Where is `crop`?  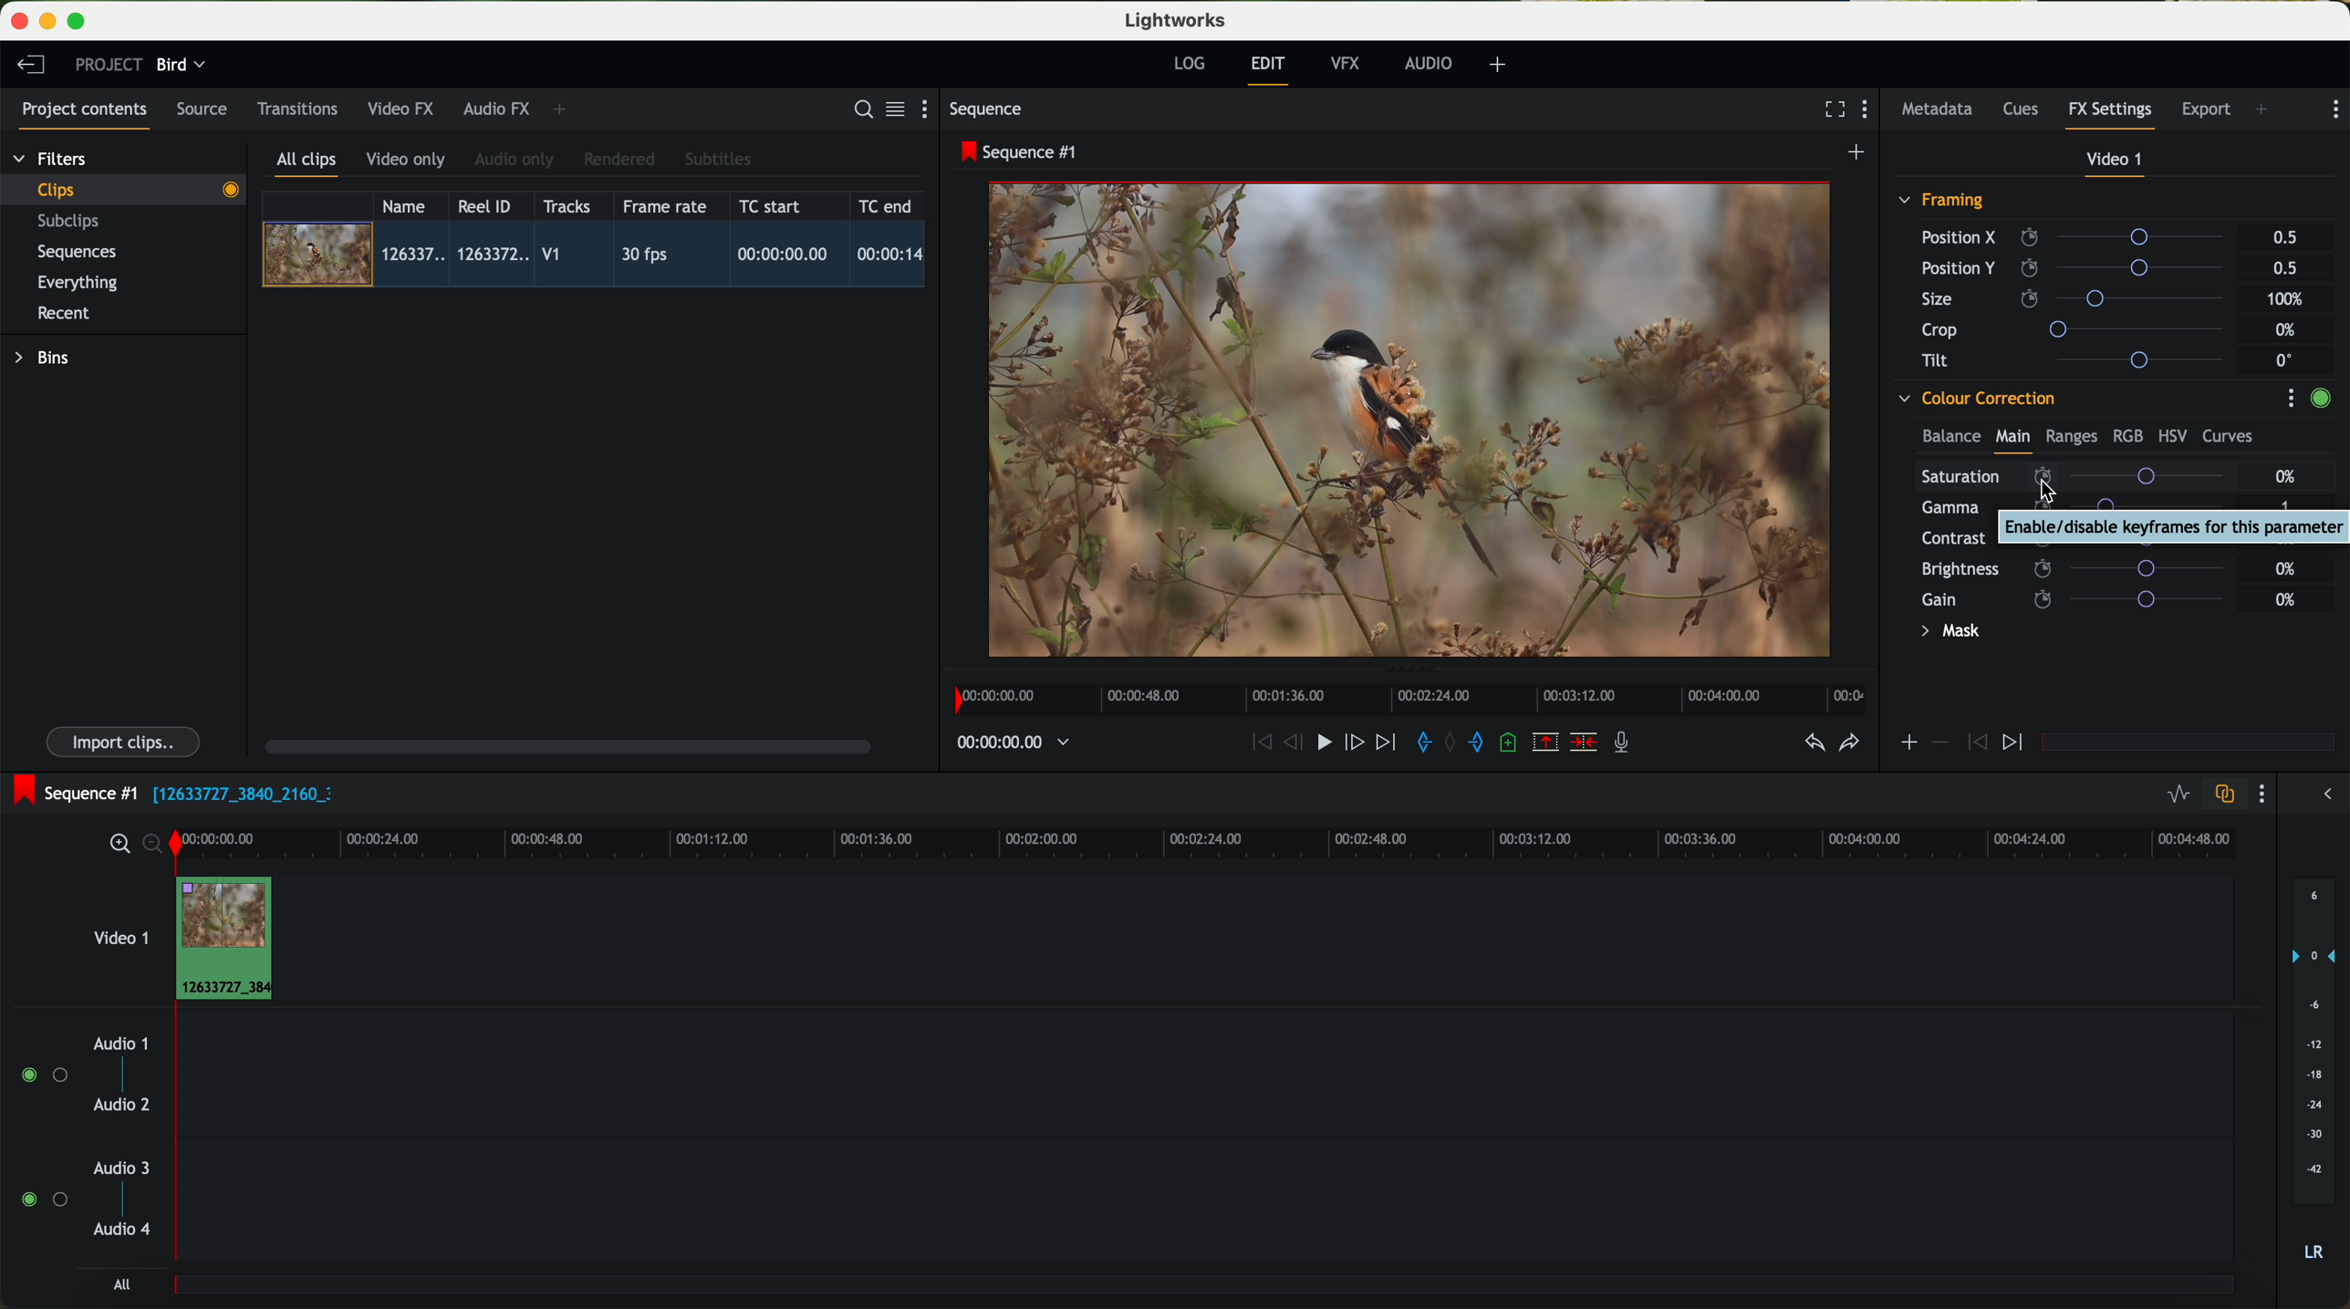
crop is located at coordinates (2080, 328).